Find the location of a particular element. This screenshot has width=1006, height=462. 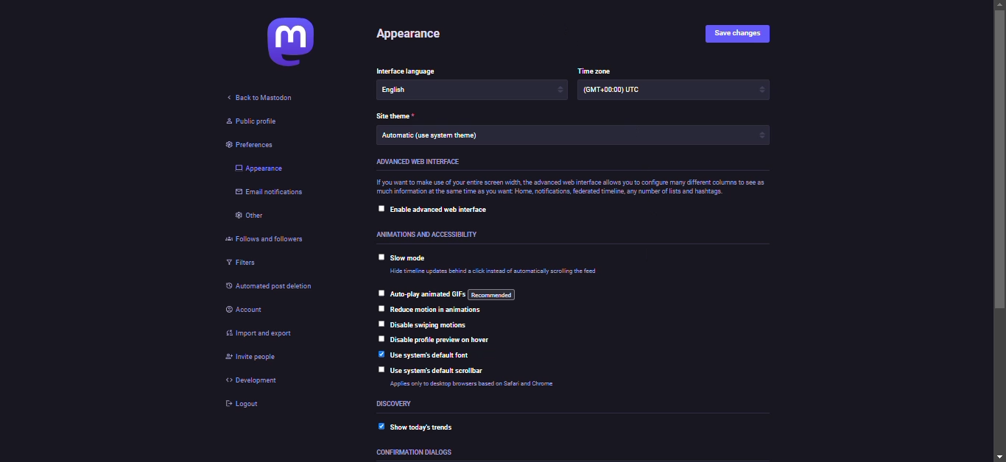

theme is located at coordinates (398, 115).